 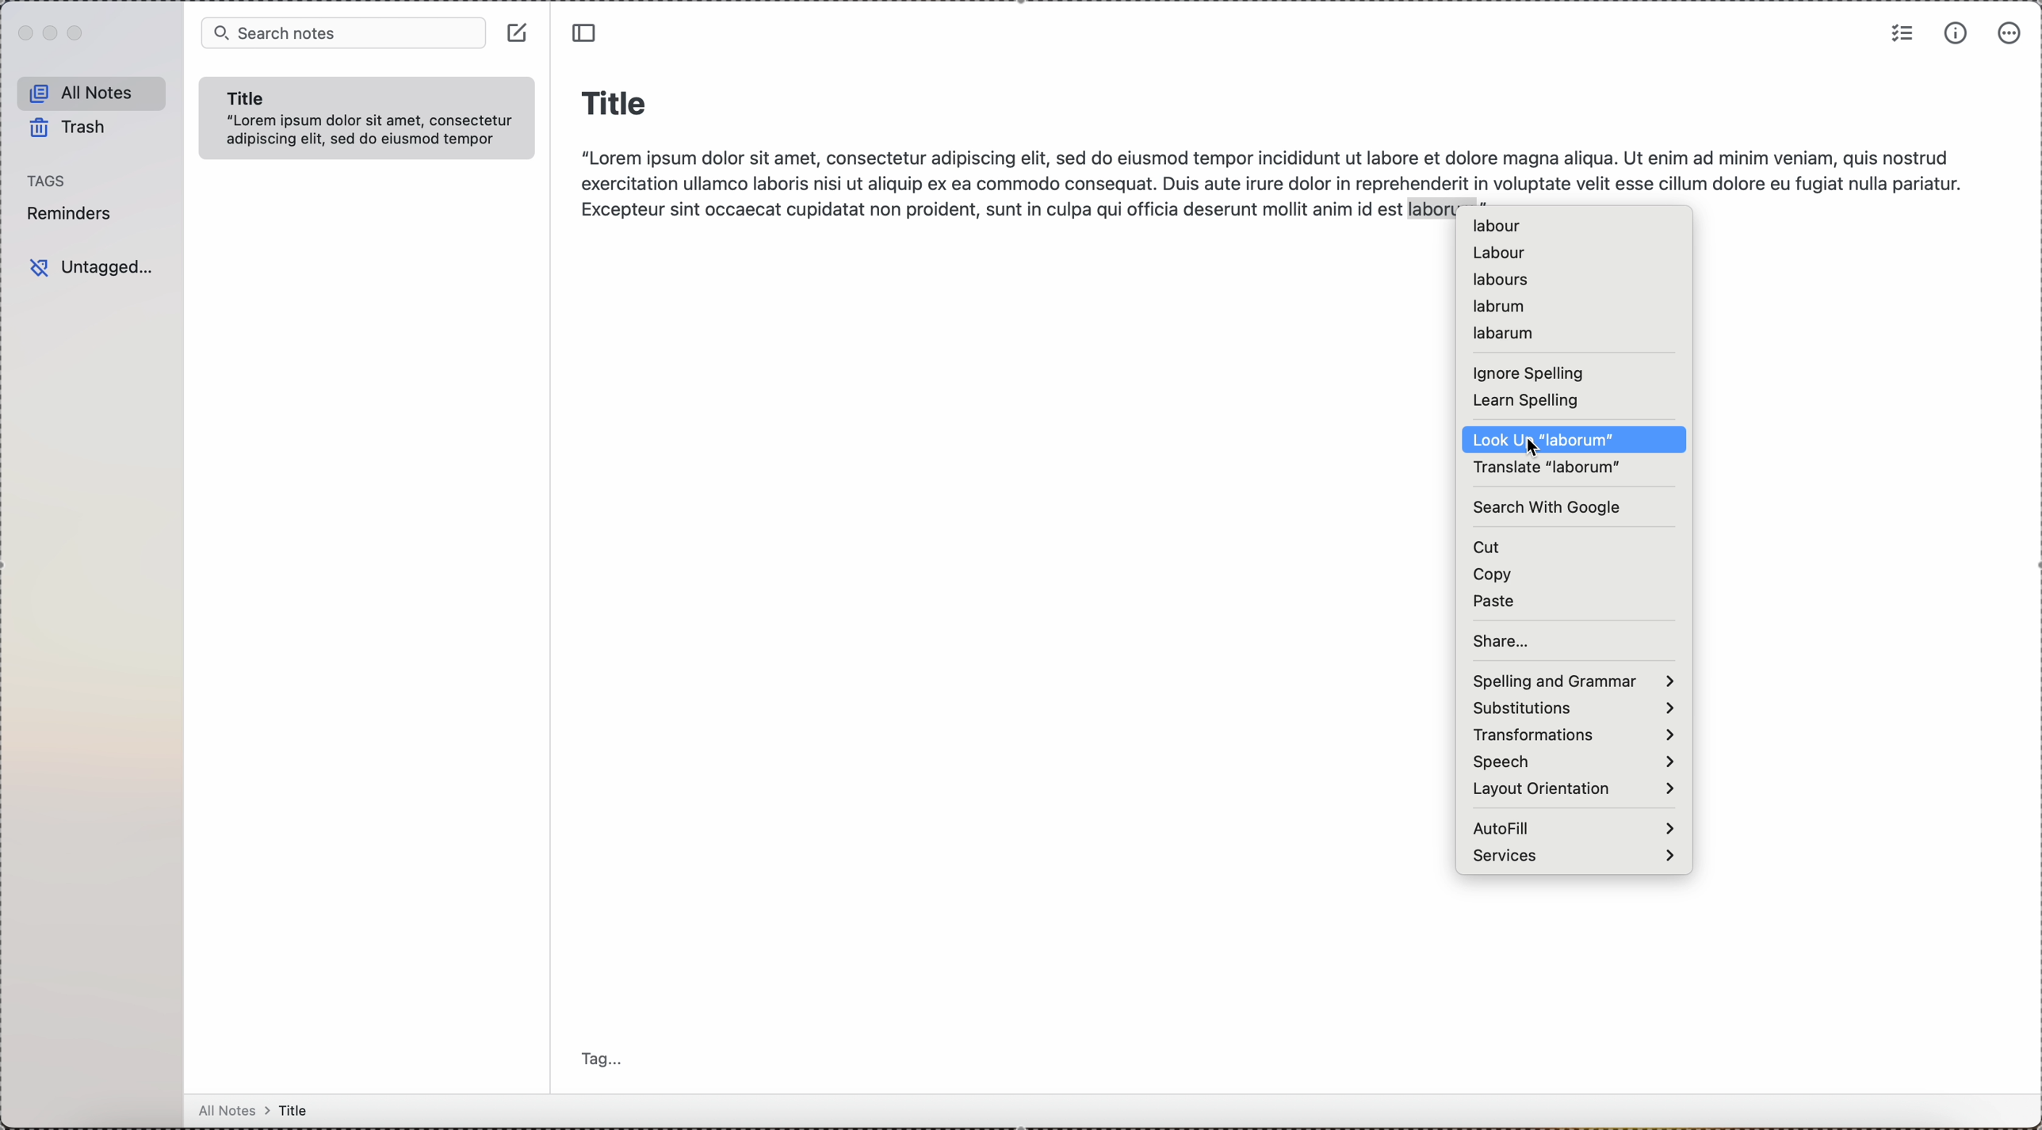 I want to click on paste, so click(x=1493, y=602).